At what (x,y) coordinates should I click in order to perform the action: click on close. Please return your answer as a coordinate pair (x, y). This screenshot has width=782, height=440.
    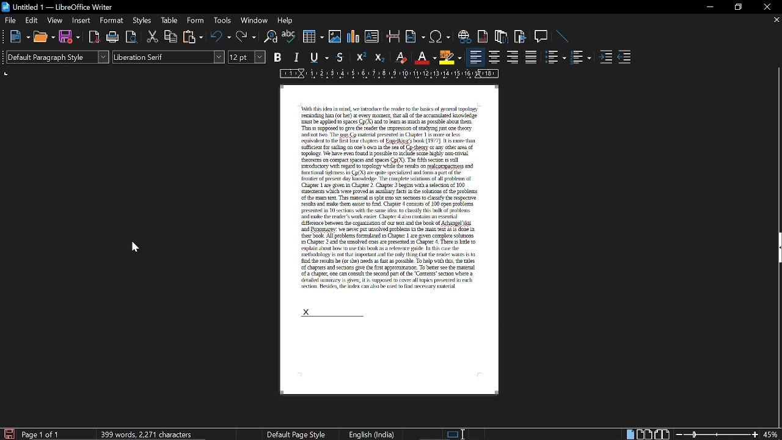
    Looking at the image, I should click on (766, 7).